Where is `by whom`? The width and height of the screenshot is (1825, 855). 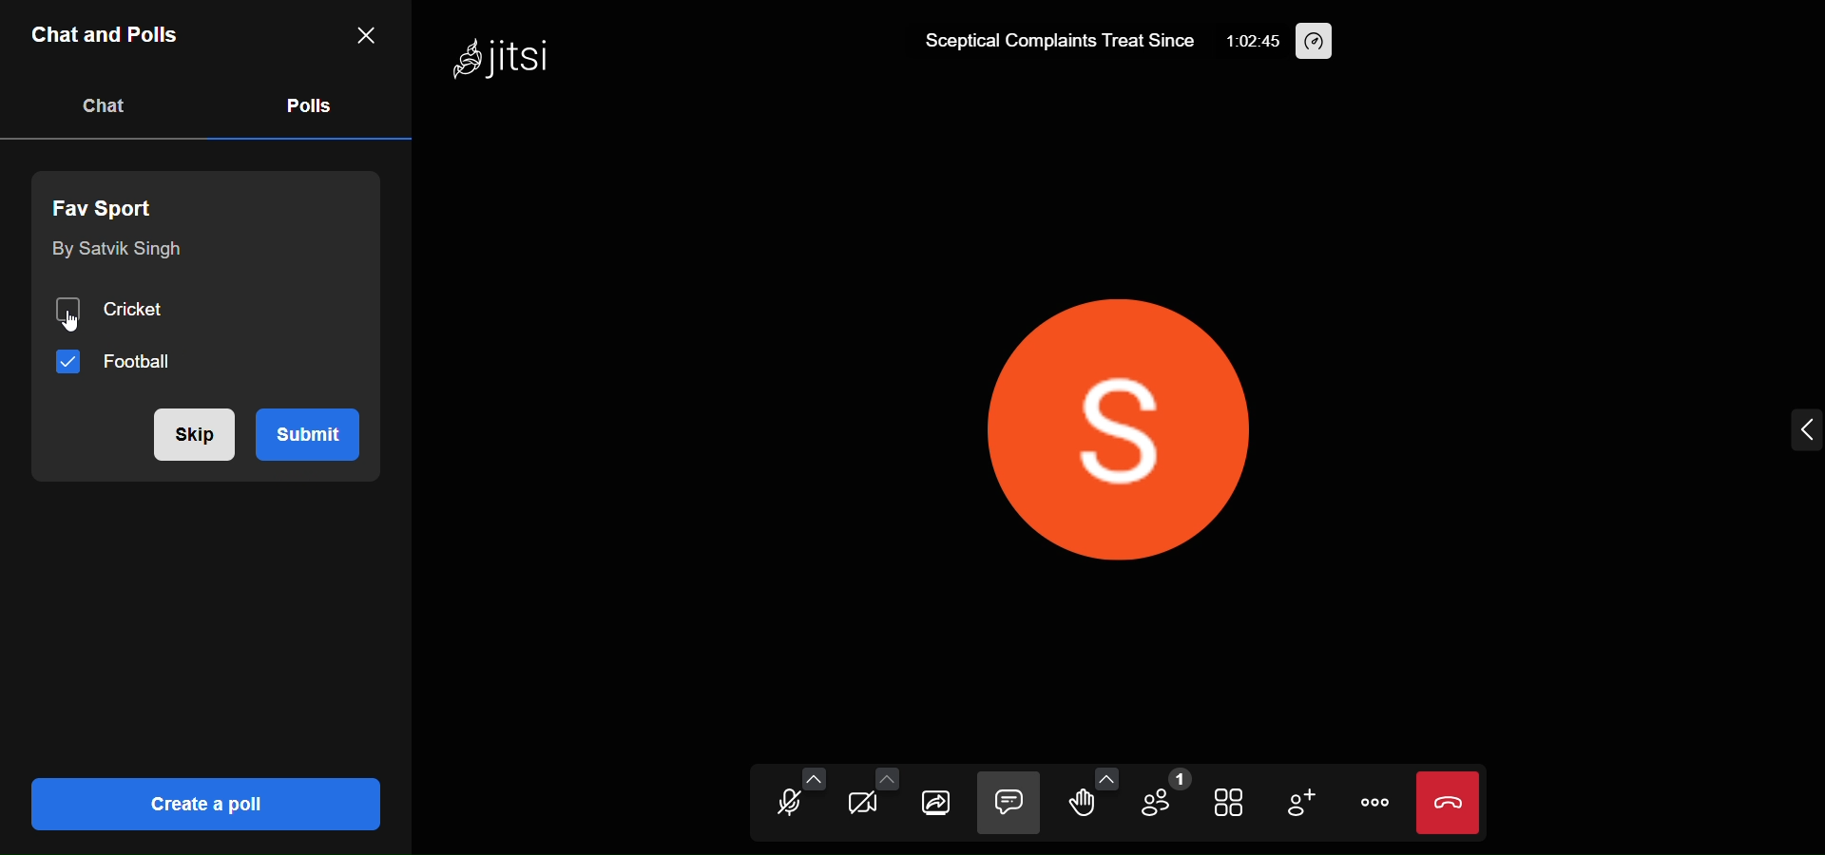 by whom is located at coordinates (114, 251).